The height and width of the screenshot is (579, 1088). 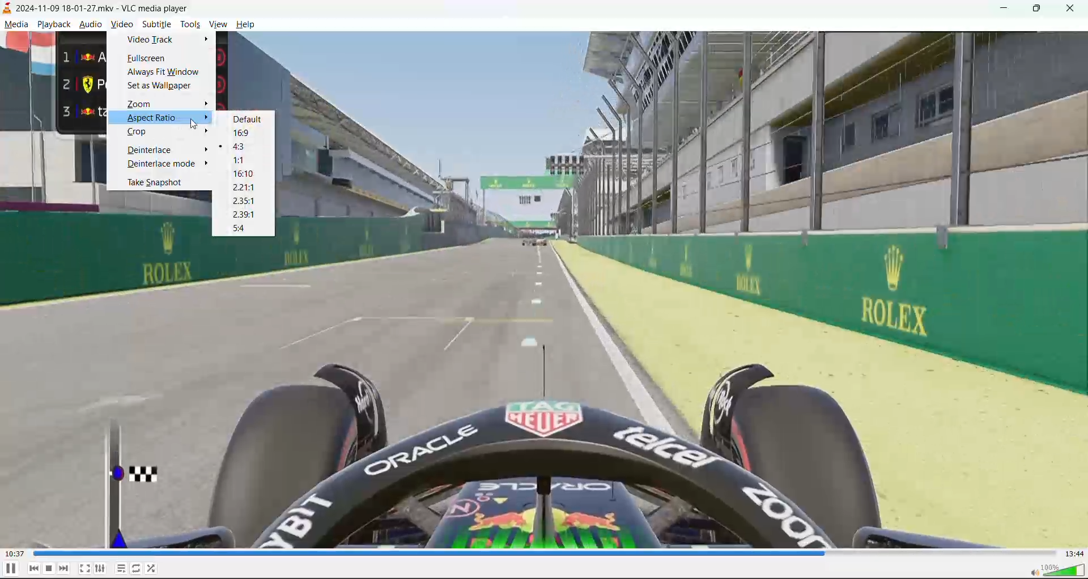 What do you see at coordinates (162, 165) in the screenshot?
I see `deinterlace mode` at bounding box center [162, 165].